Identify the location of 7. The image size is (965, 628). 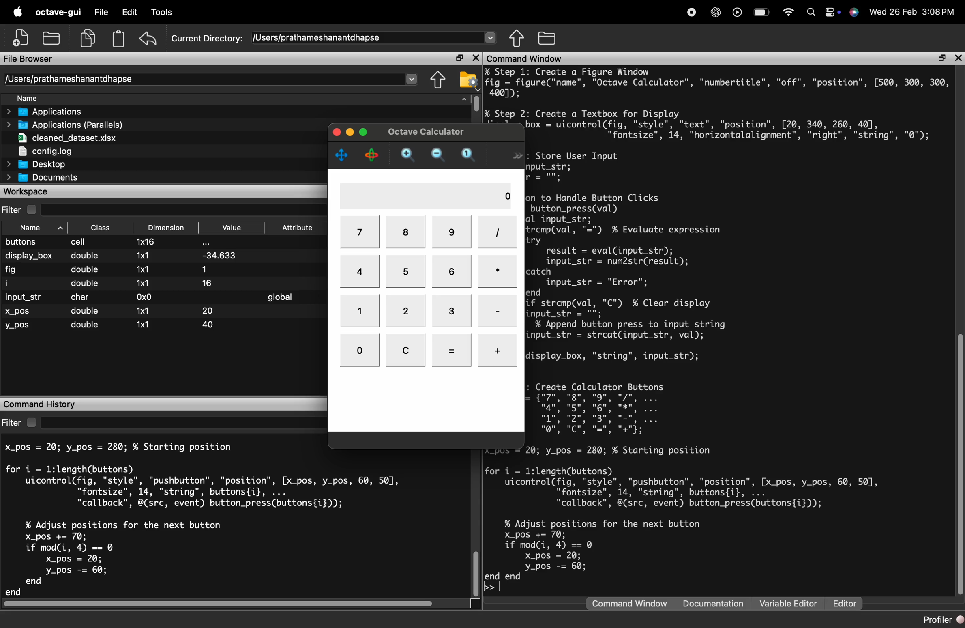
(360, 232).